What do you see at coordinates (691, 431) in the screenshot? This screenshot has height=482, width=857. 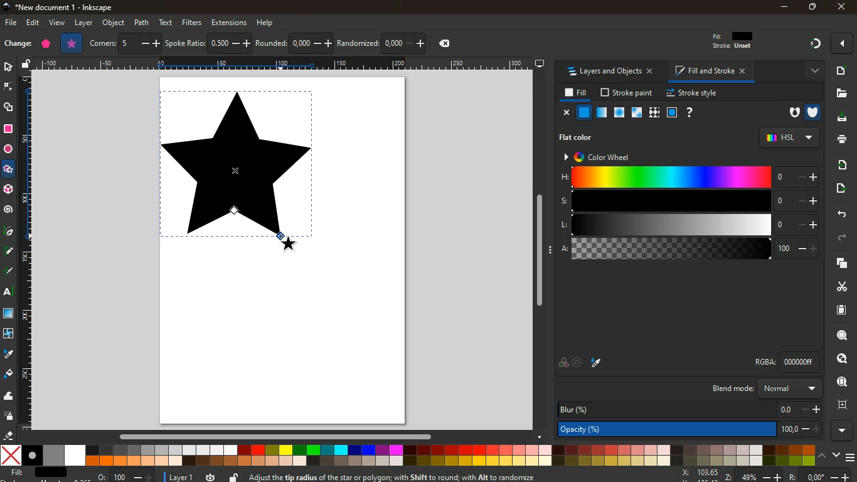 I see `opacity` at bounding box center [691, 431].